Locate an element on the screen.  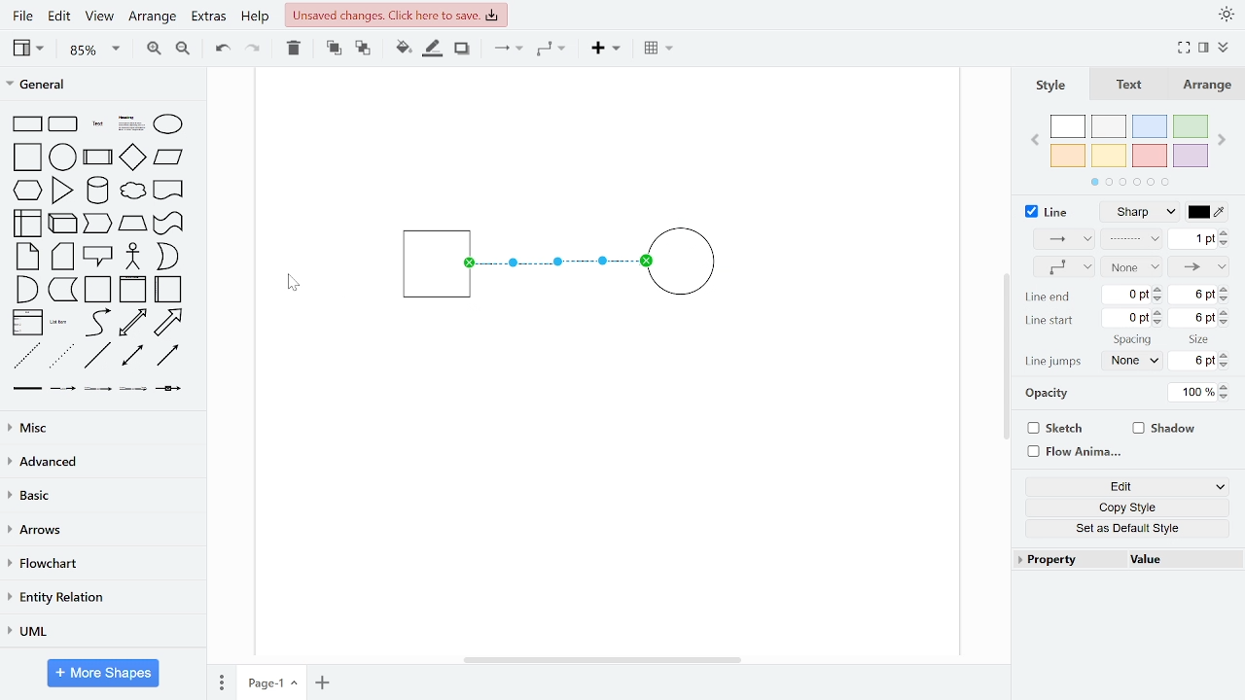
redo is located at coordinates (254, 48).